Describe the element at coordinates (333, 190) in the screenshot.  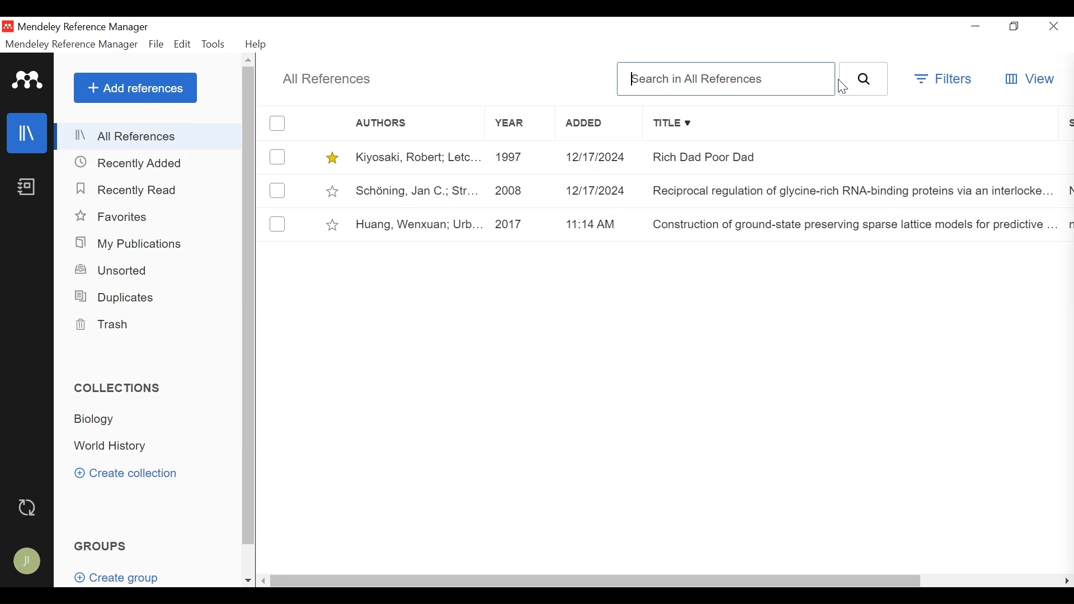
I see `Toggle Favorites` at that location.